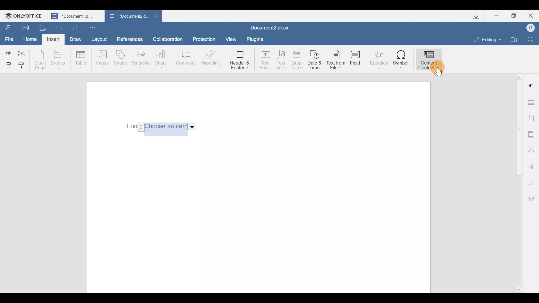  Describe the element at coordinates (431, 58) in the screenshot. I see `Content controls` at that location.